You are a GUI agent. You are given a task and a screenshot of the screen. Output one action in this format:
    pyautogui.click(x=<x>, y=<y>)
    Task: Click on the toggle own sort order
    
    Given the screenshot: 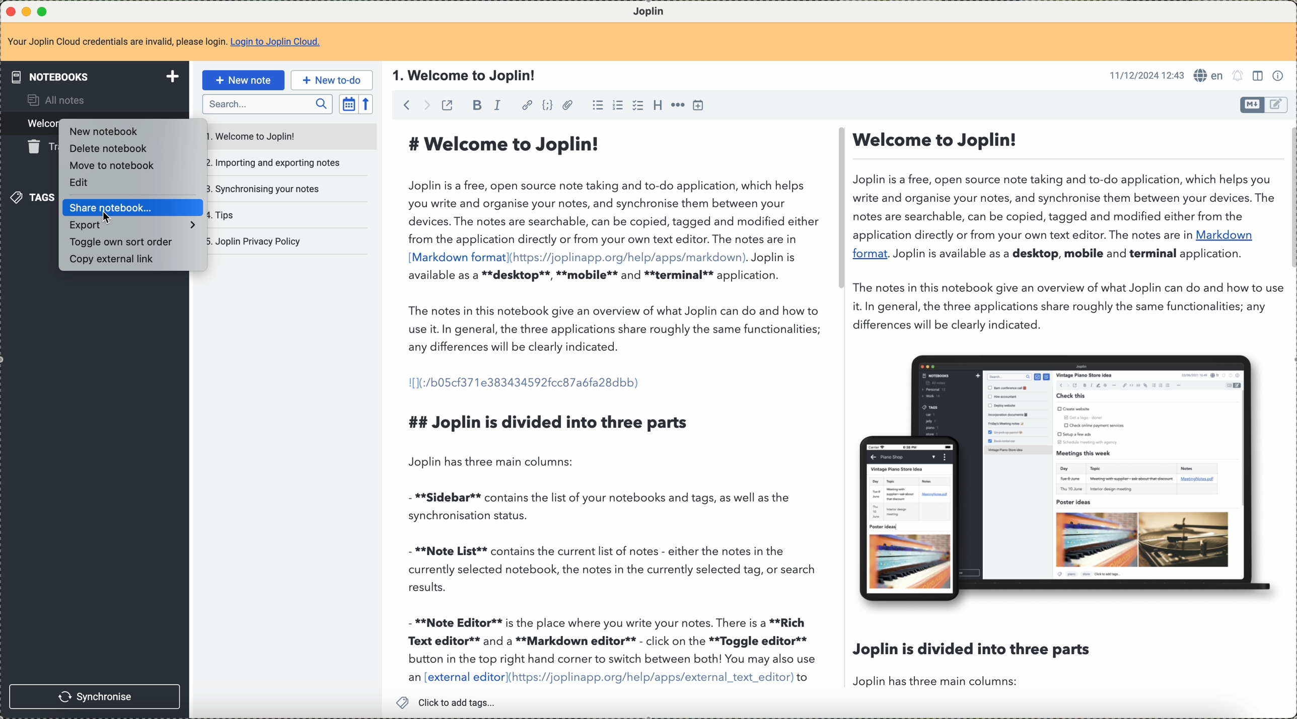 What is the action you would take?
    pyautogui.click(x=123, y=242)
    